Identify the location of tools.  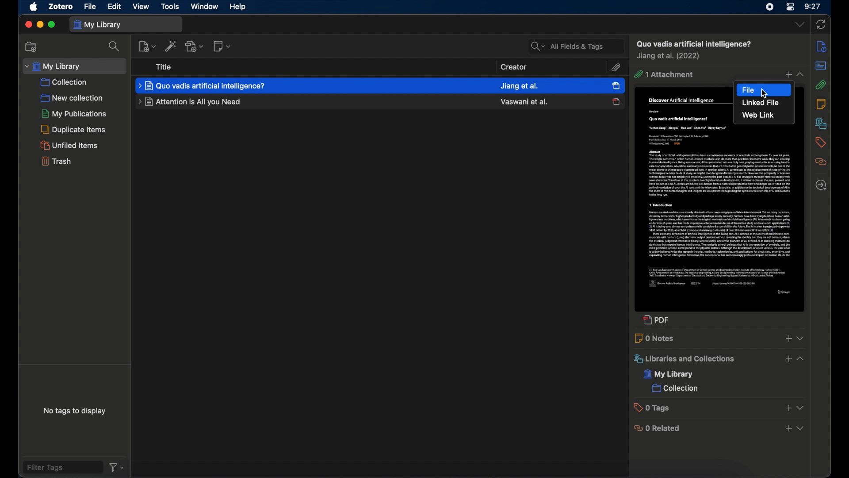
(171, 7).